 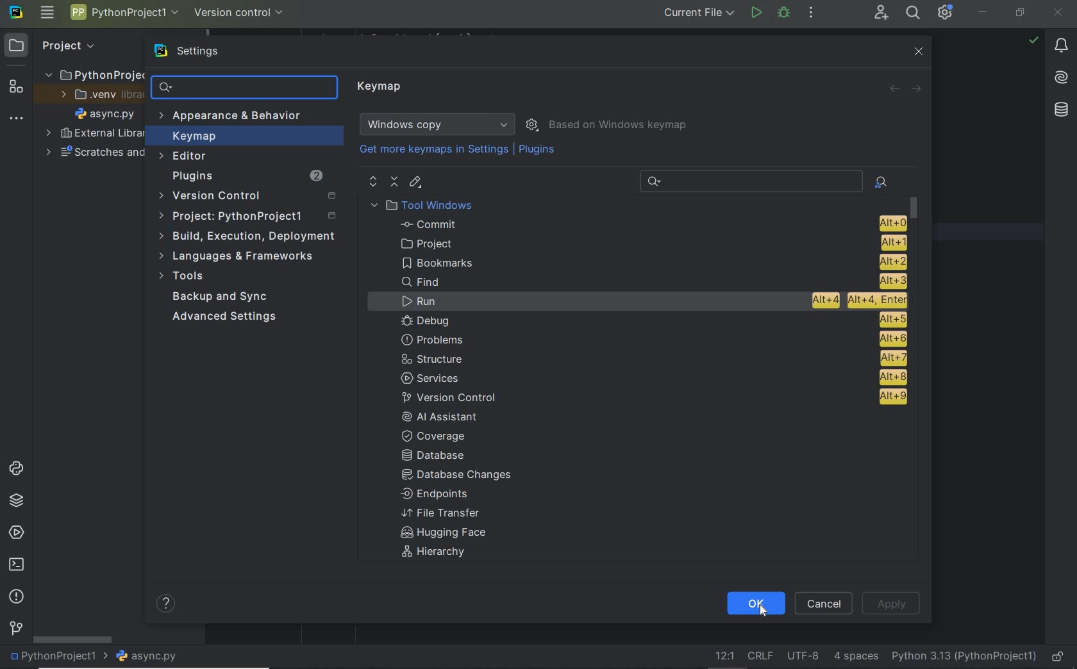 What do you see at coordinates (16, 13) in the screenshot?
I see `system name` at bounding box center [16, 13].